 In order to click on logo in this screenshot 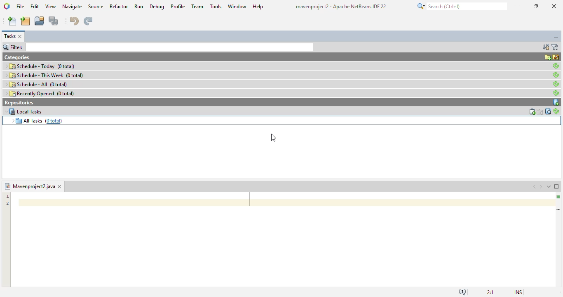, I will do `click(7, 6)`.